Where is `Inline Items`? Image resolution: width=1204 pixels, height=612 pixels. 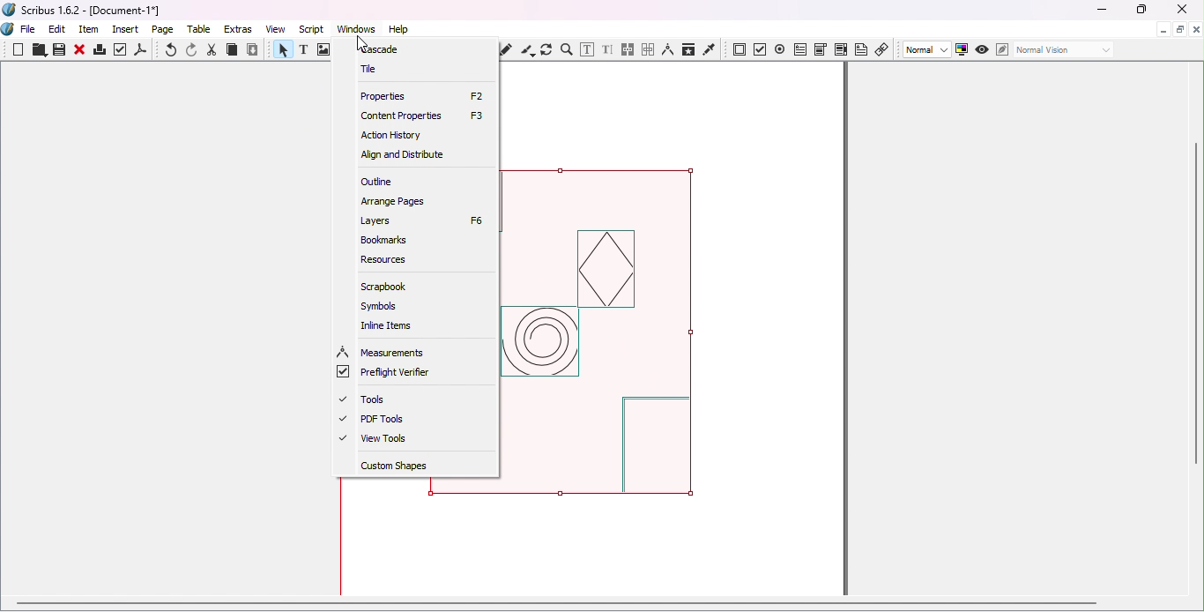
Inline Items is located at coordinates (390, 325).